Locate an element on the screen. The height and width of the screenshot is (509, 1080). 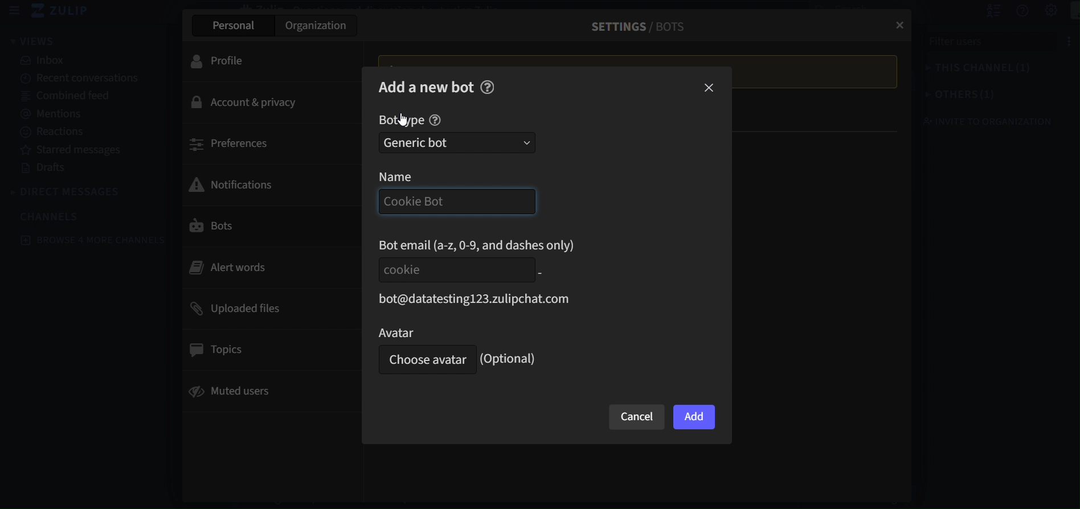
bot@datatesting123.zulipchat.com is located at coordinates (471, 299).